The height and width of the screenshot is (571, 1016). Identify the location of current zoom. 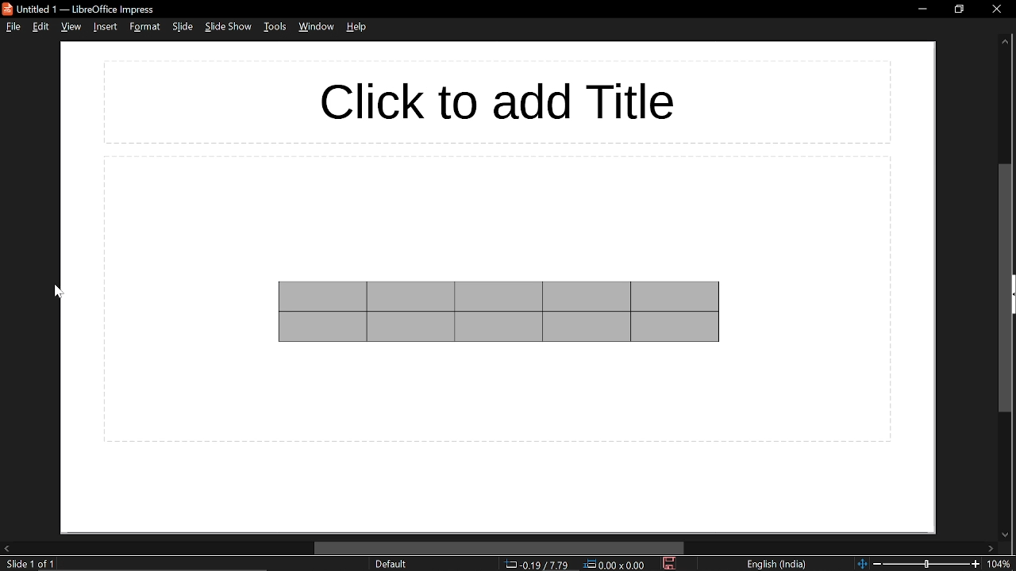
(1003, 563).